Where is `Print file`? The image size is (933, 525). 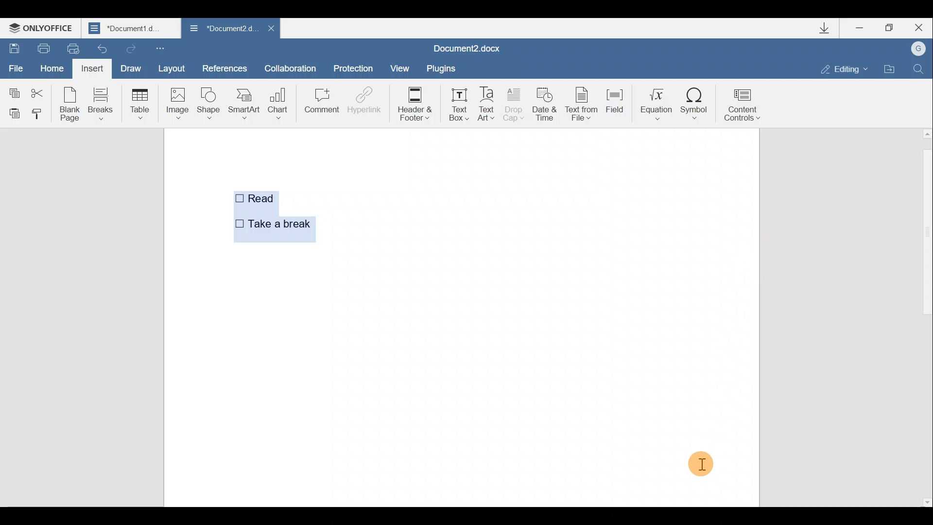
Print file is located at coordinates (43, 47).